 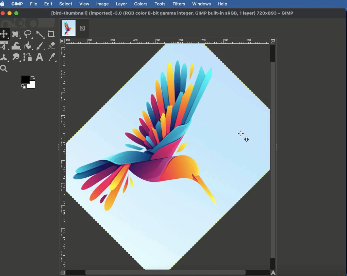 I want to click on rotated Image, so click(x=168, y=156).